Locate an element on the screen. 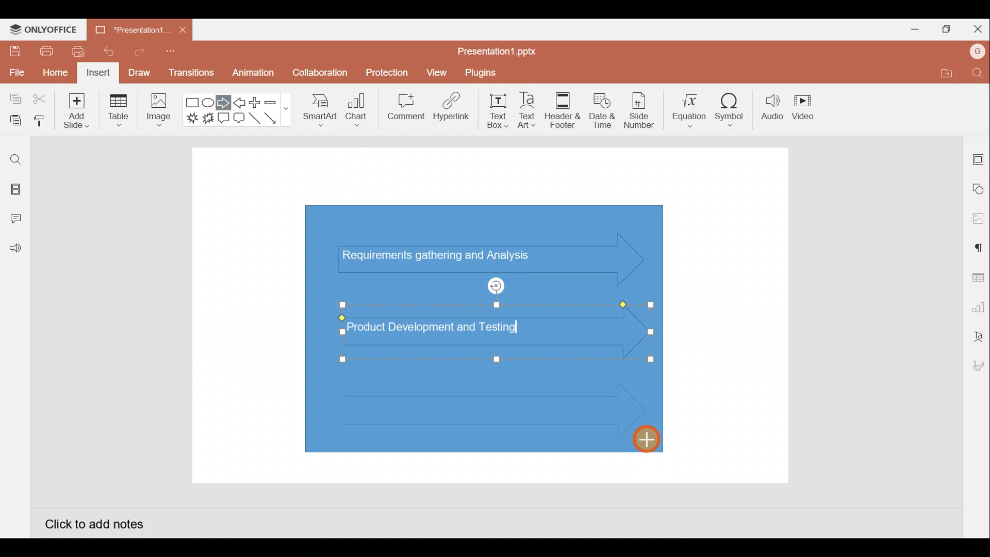  Feedback and Support is located at coordinates (15, 251).